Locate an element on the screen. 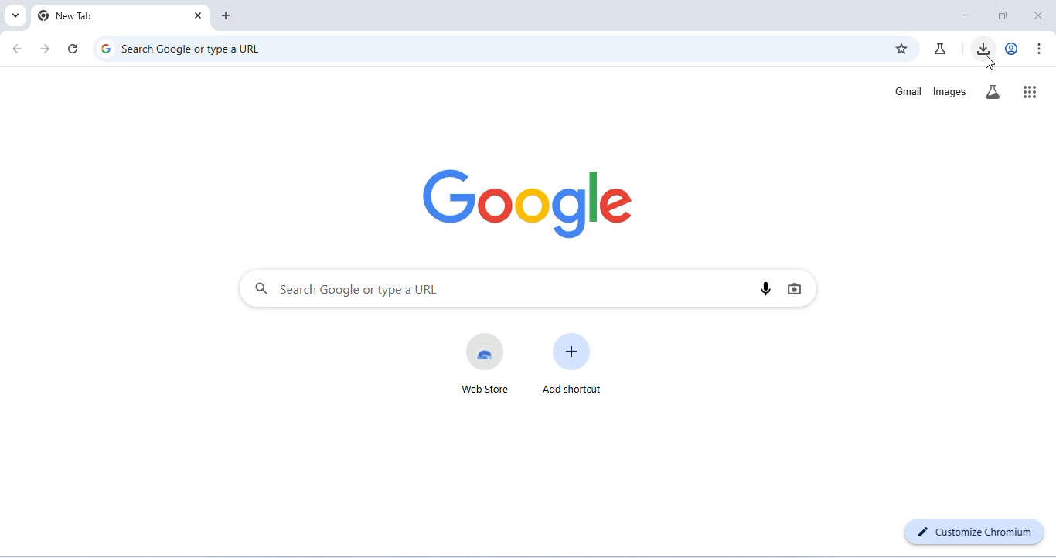 This screenshot has height=558, width=1056. customize or control chromium is located at coordinates (1038, 47).